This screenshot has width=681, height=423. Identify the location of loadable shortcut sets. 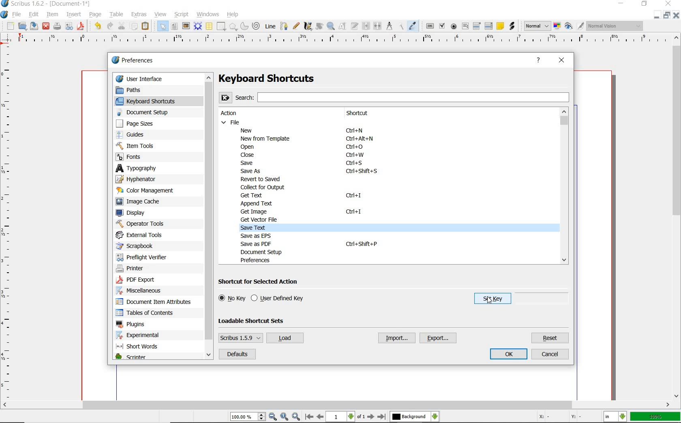
(258, 320).